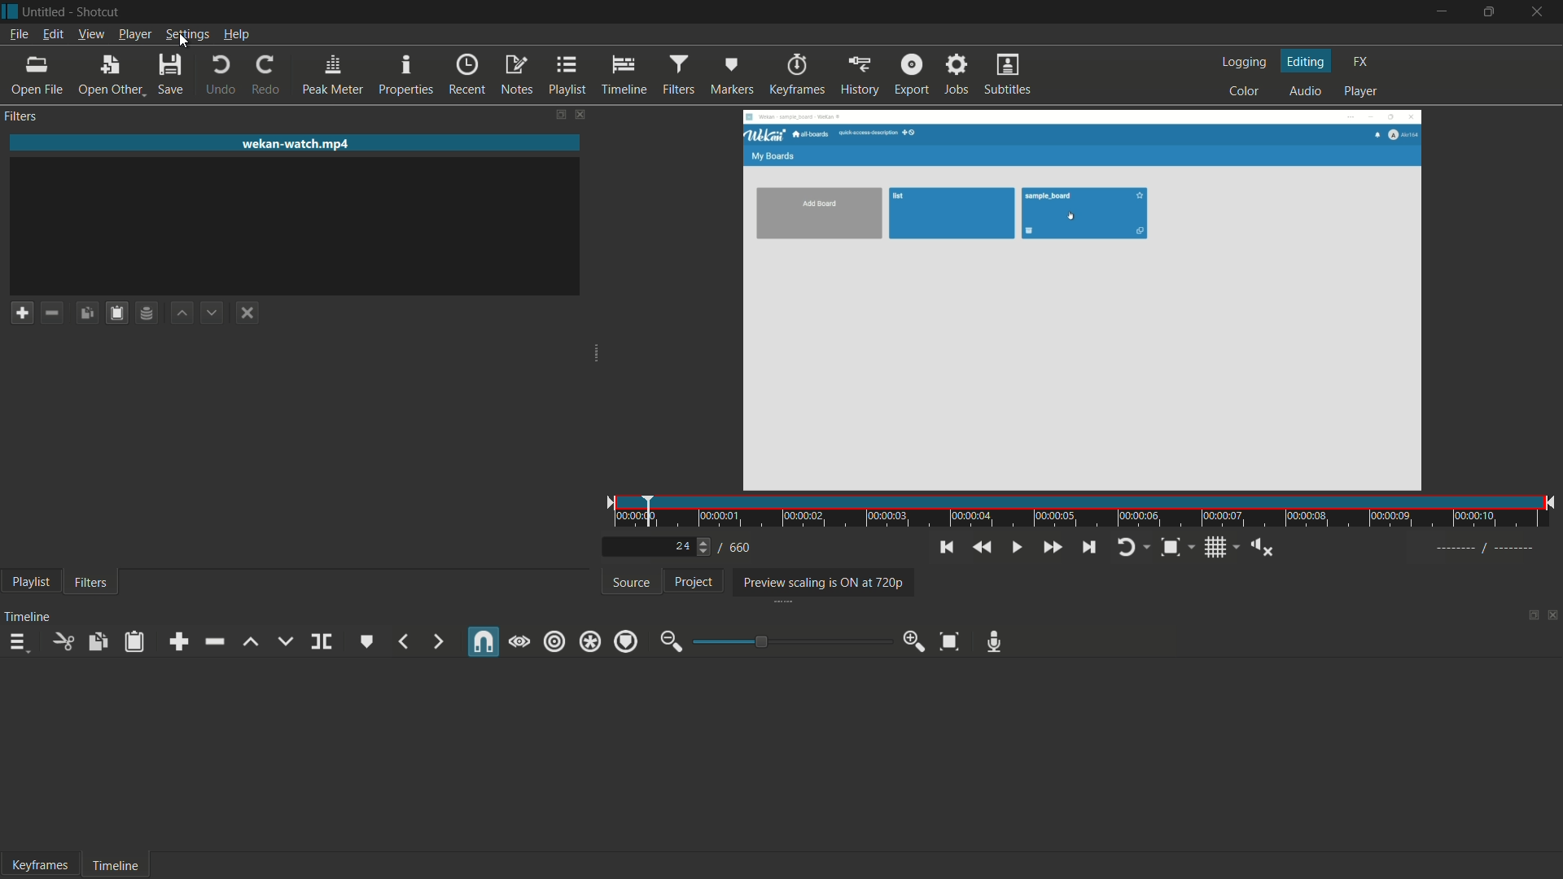 The image size is (1563, 879). Describe the element at coordinates (250, 642) in the screenshot. I see `lift` at that location.